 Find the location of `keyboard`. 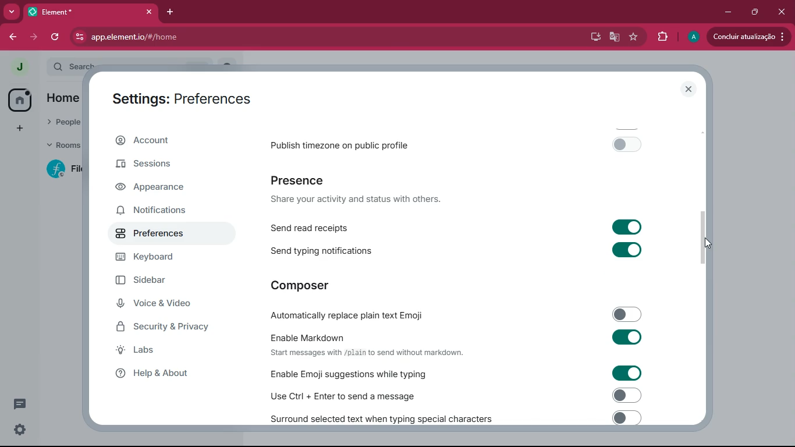

keyboard is located at coordinates (163, 260).